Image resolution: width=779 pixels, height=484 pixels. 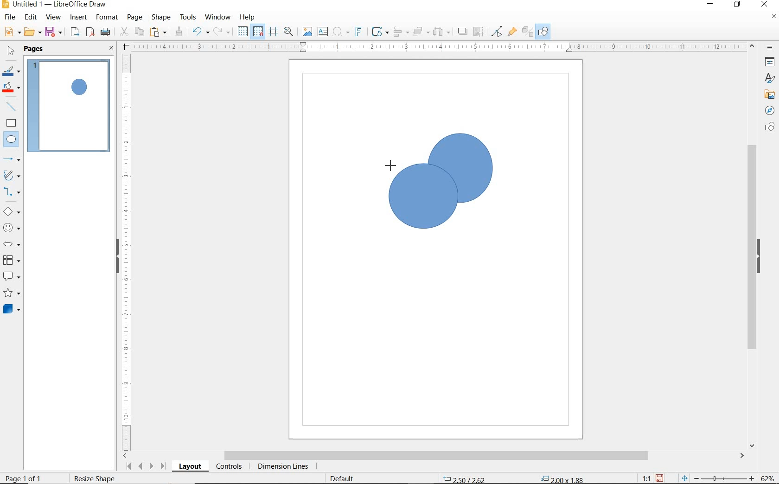 I want to click on STYLES, so click(x=767, y=80).